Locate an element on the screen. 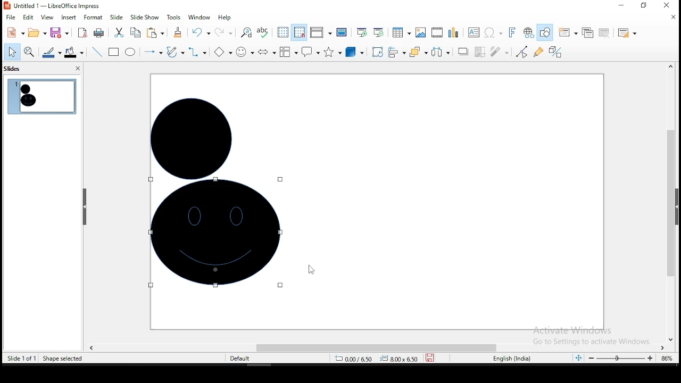 The image size is (681, 383). curves and polygons is located at coordinates (176, 51).